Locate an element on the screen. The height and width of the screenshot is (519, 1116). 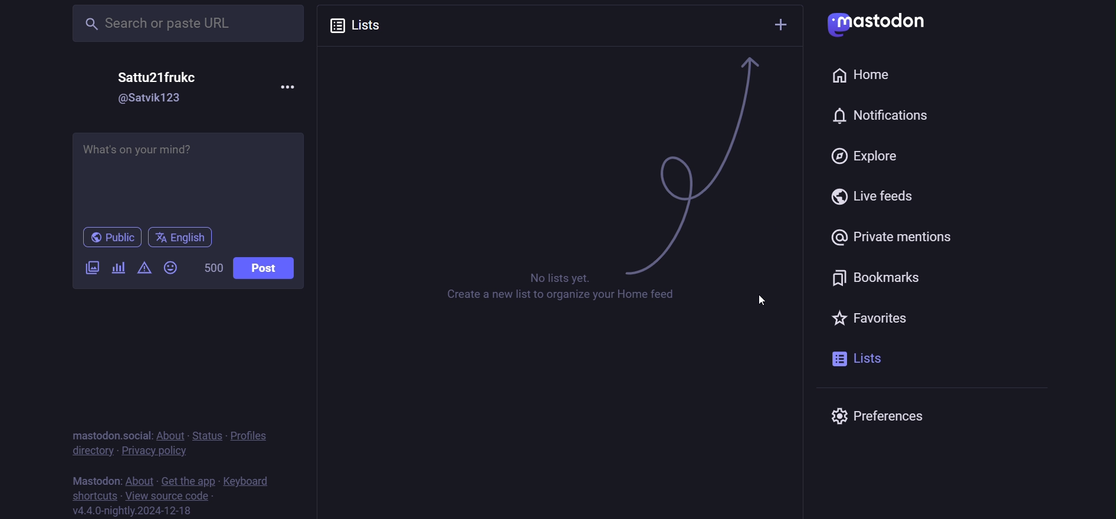
list deleted is located at coordinates (559, 152).